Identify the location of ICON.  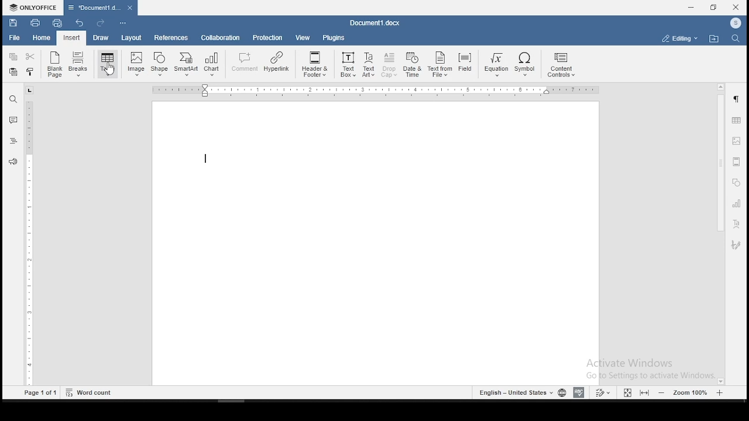
(735, 24).